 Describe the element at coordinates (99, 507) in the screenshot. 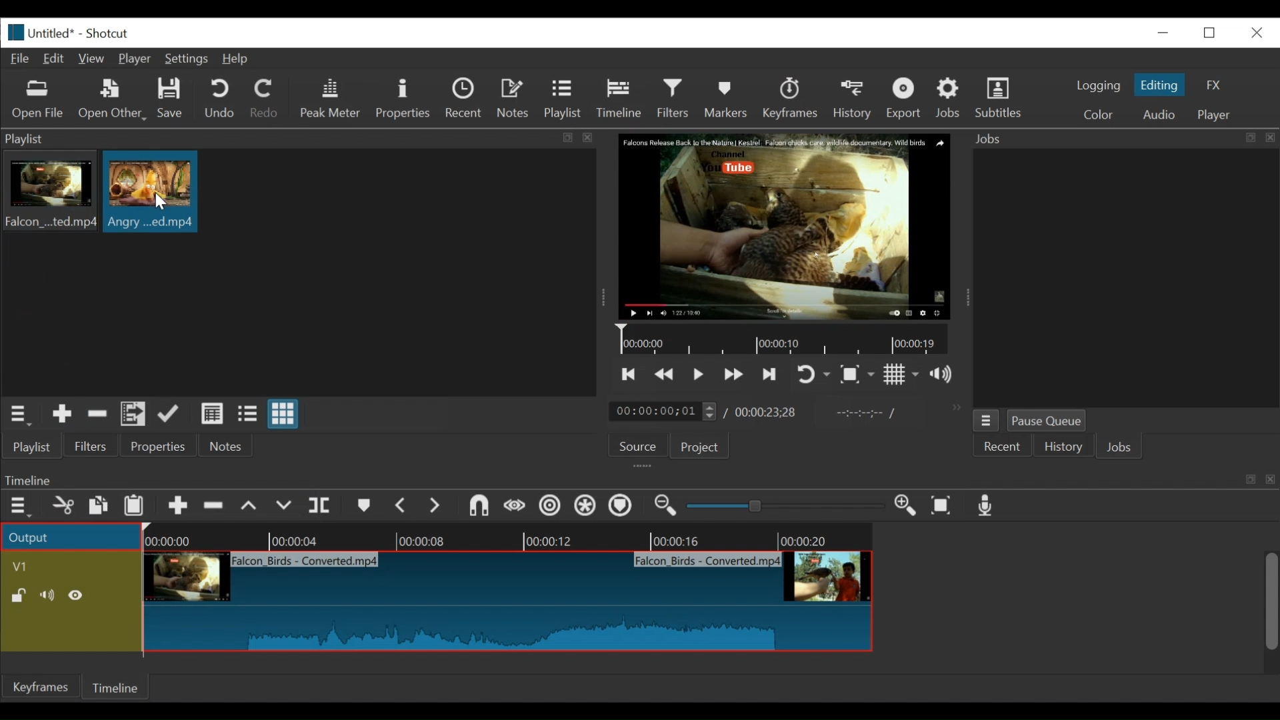

I see `copy` at that location.